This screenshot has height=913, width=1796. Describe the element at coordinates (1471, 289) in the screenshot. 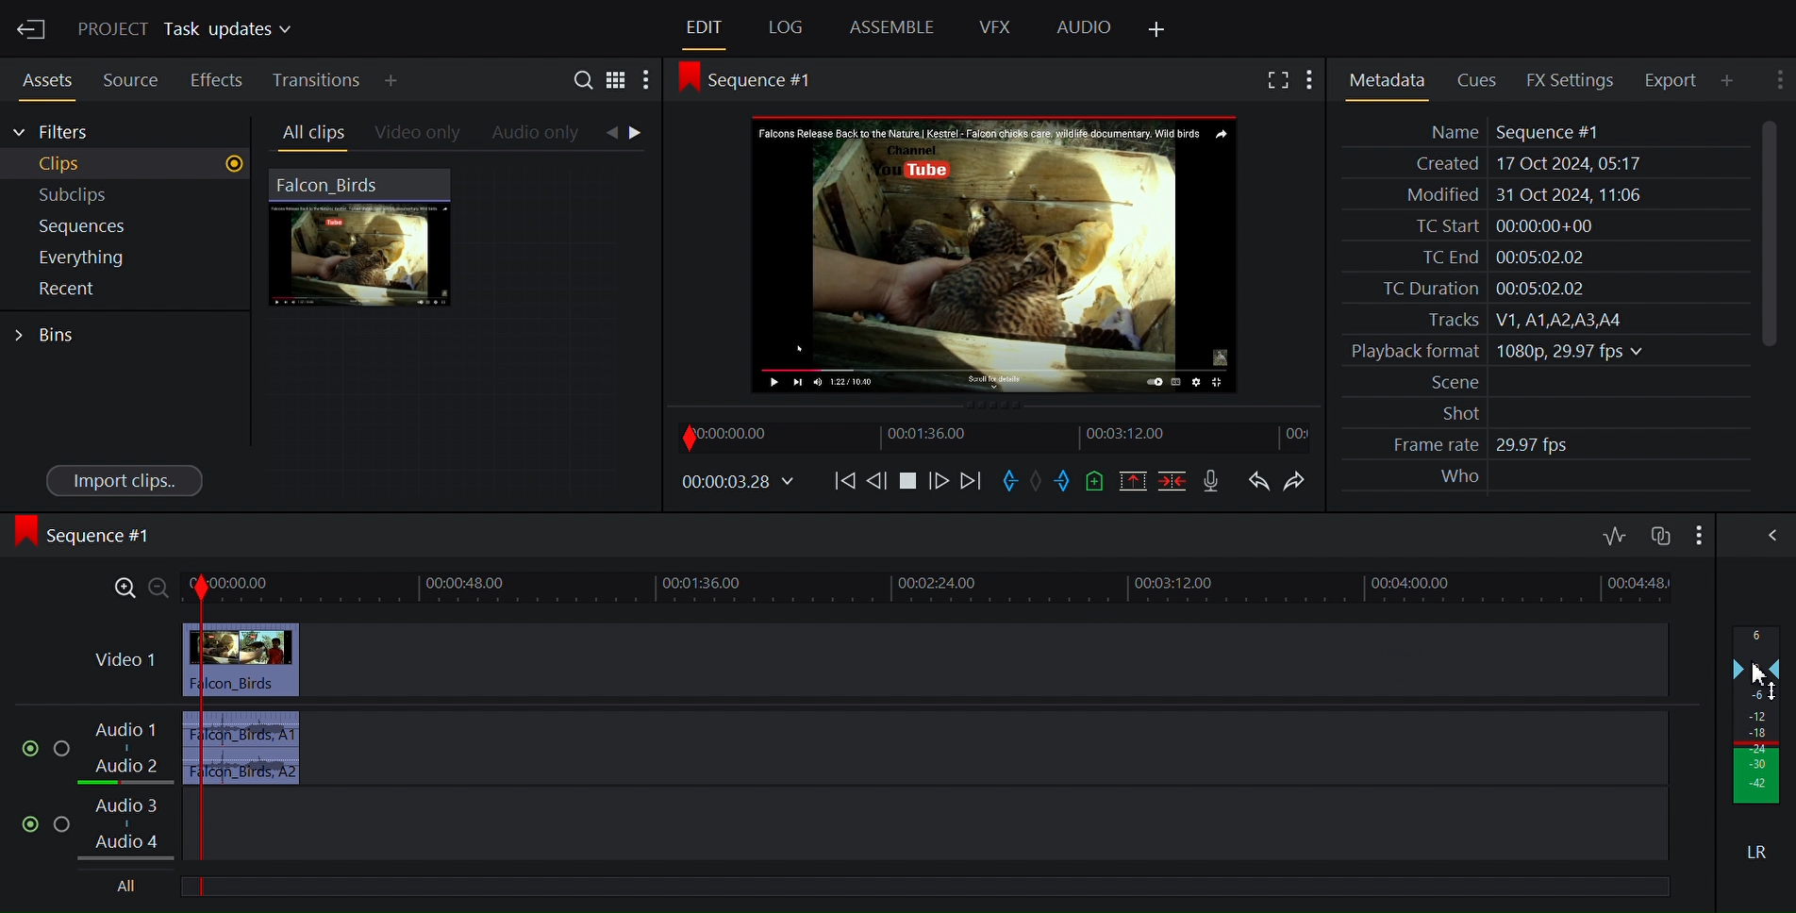

I see `TC Duration  00:05:02.02` at that location.